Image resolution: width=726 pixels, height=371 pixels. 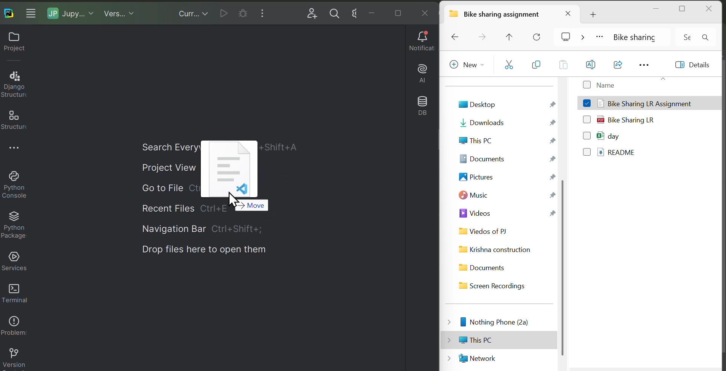 I want to click on Network, so click(x=498, y=357).